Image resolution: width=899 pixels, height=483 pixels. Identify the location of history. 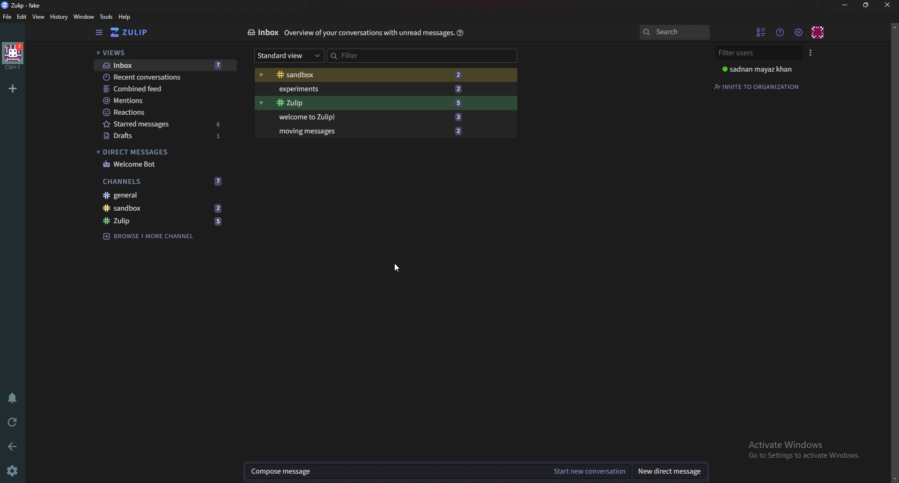
(59, 17).